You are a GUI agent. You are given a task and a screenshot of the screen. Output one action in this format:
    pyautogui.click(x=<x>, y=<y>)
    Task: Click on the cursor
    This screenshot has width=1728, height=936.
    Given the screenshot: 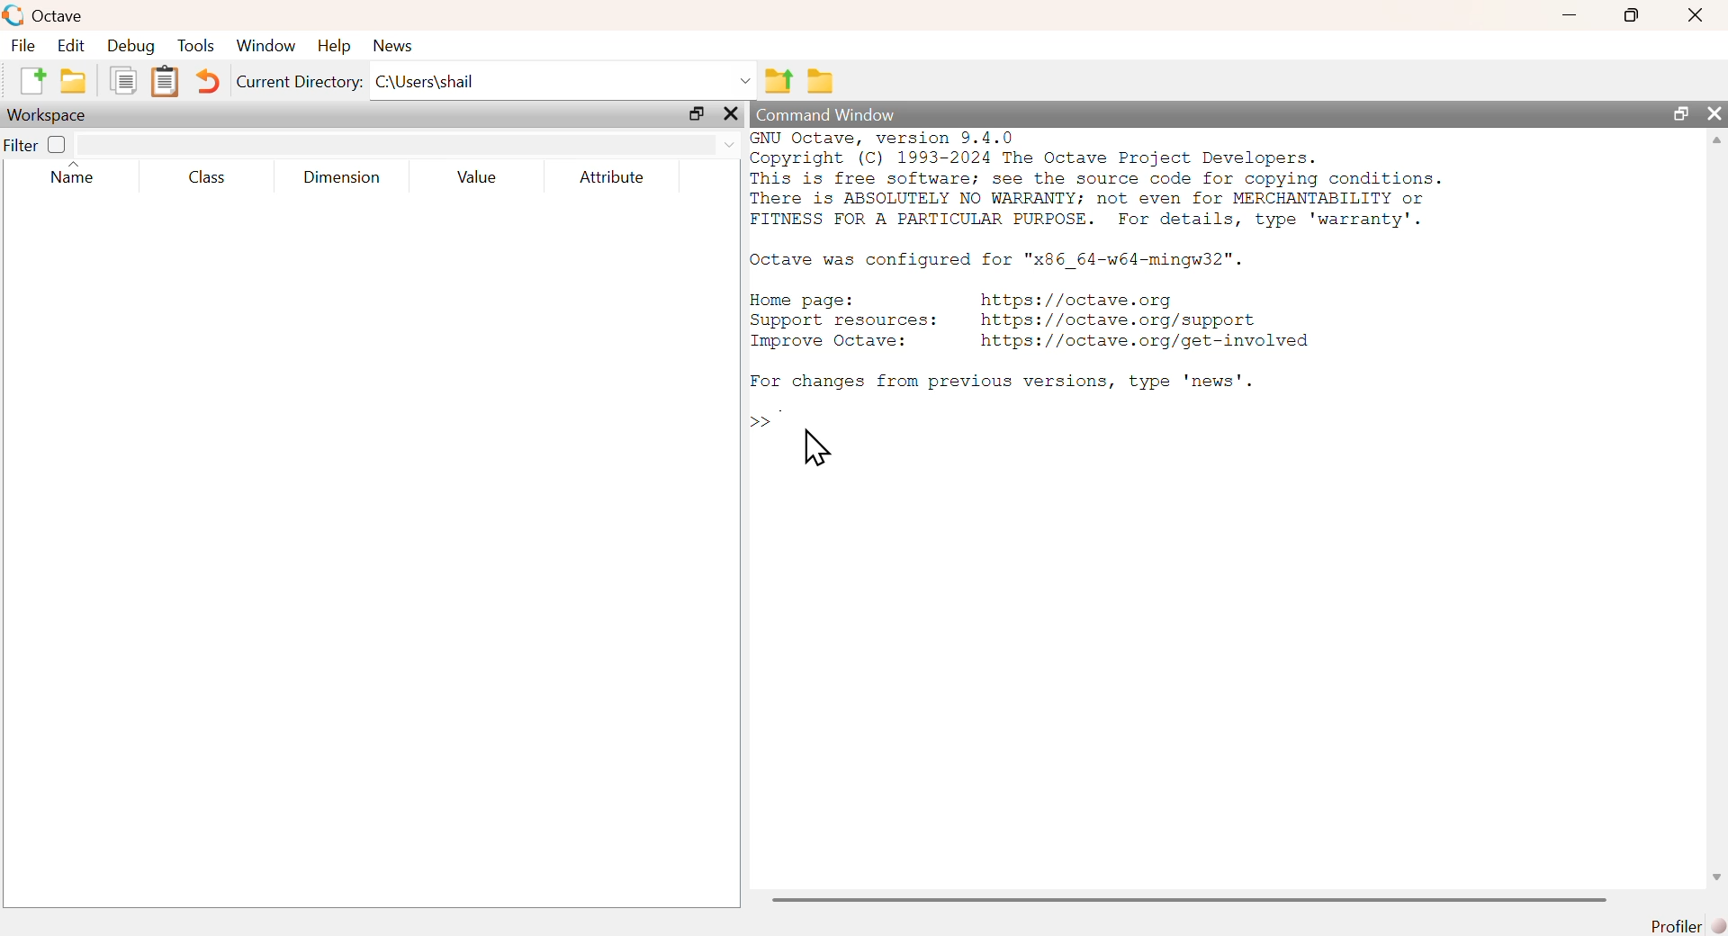 What is the action you would take?
    pyautogui.click(x=816, y=447)
    